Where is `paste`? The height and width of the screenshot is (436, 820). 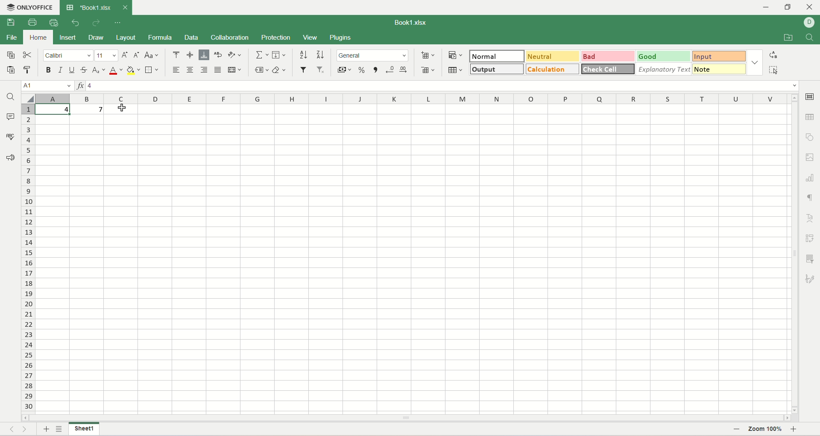
paste is located at coordinates (12, 71).